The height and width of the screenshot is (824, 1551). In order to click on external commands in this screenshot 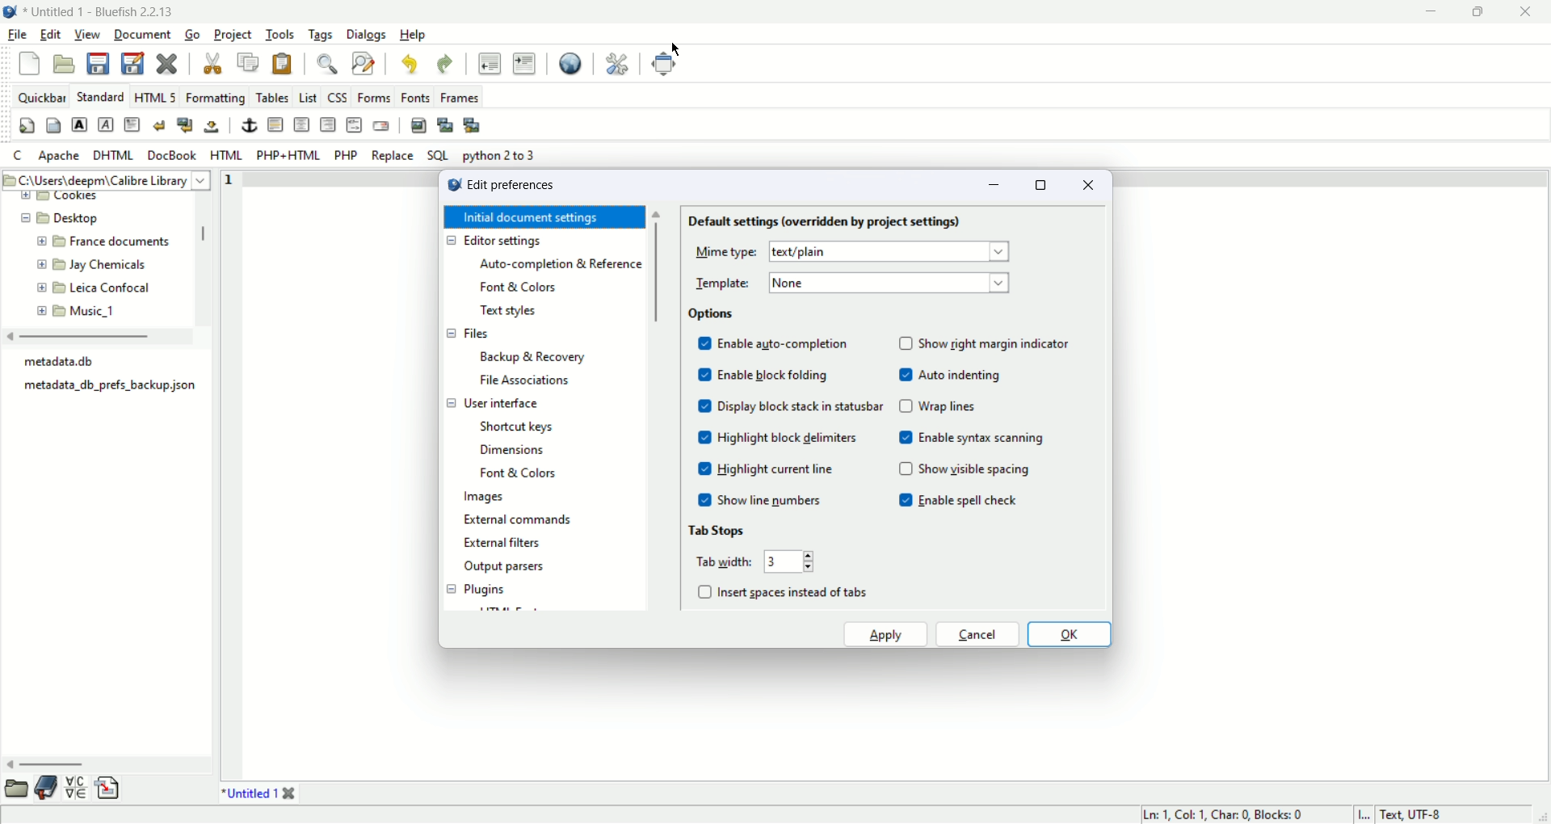, I will do `click(526, 520)`.